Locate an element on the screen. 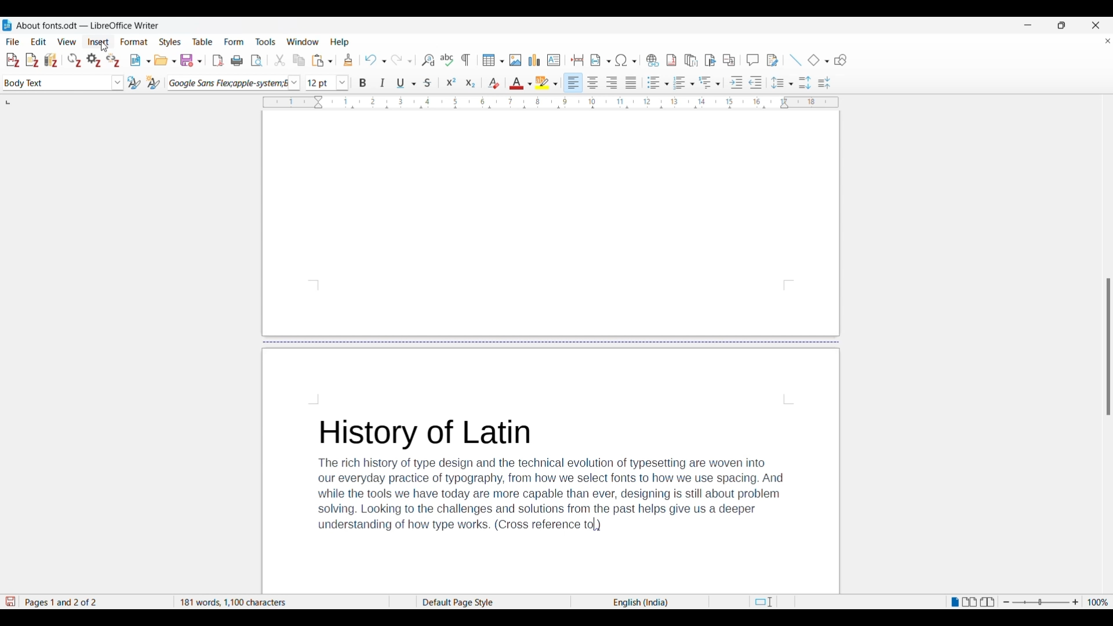  View menu is located at coordinates (67, 42).